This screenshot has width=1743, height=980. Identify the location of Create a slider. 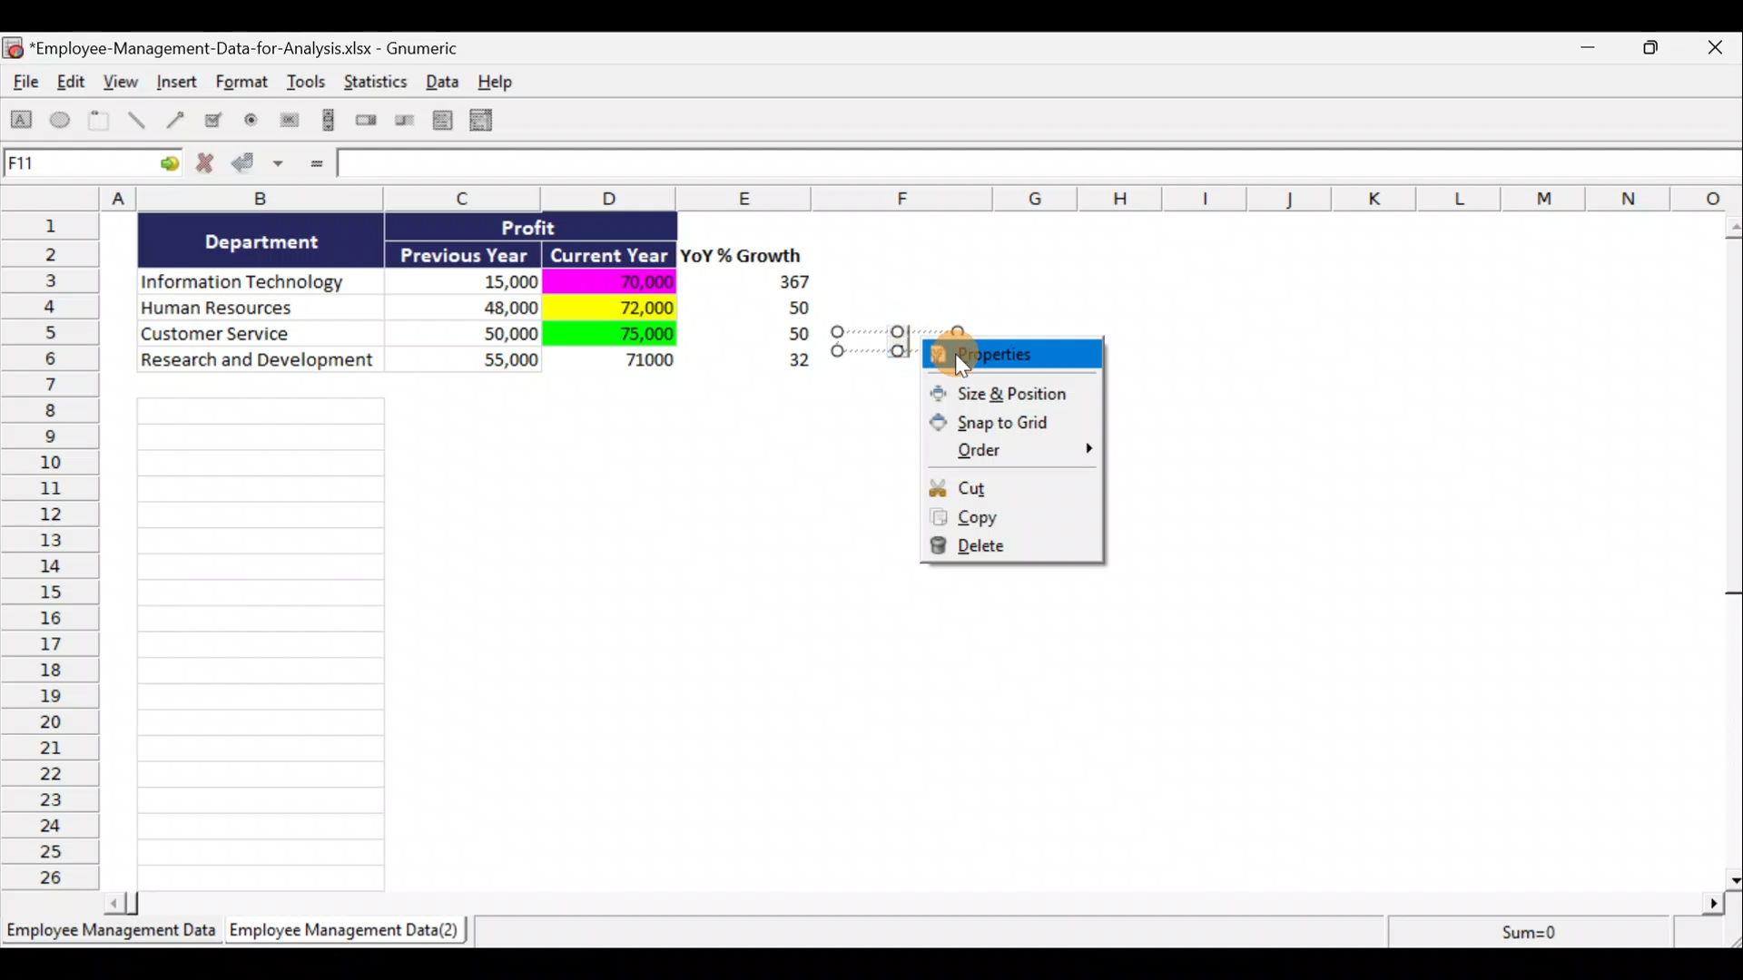
(402, 123).